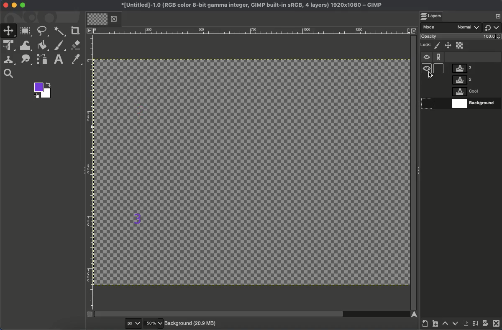  What do you see at coordinates (44, 91) in the screenshot?
I see `Colors` at bounding box center [44, 91].